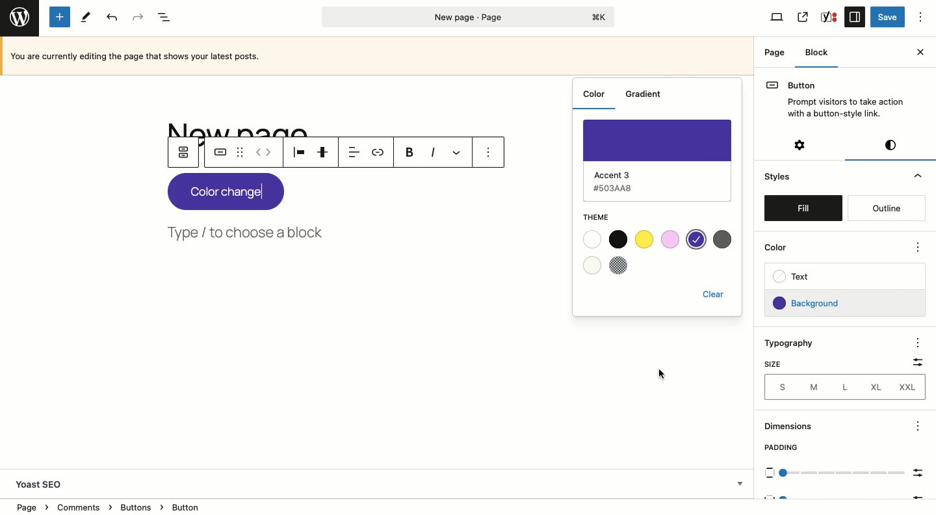 Image resolution: width=936 pixels, height=515 pixels. I want to click on Styles, so click(781, 177).